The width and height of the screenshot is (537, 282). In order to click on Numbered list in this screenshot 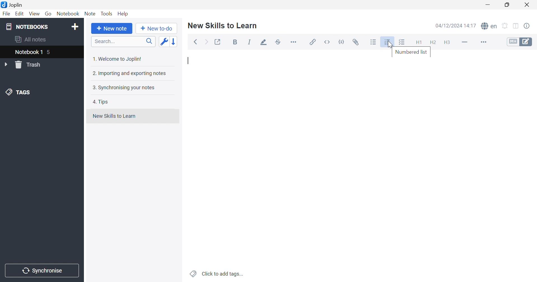, I will do `click(411, 52)`.